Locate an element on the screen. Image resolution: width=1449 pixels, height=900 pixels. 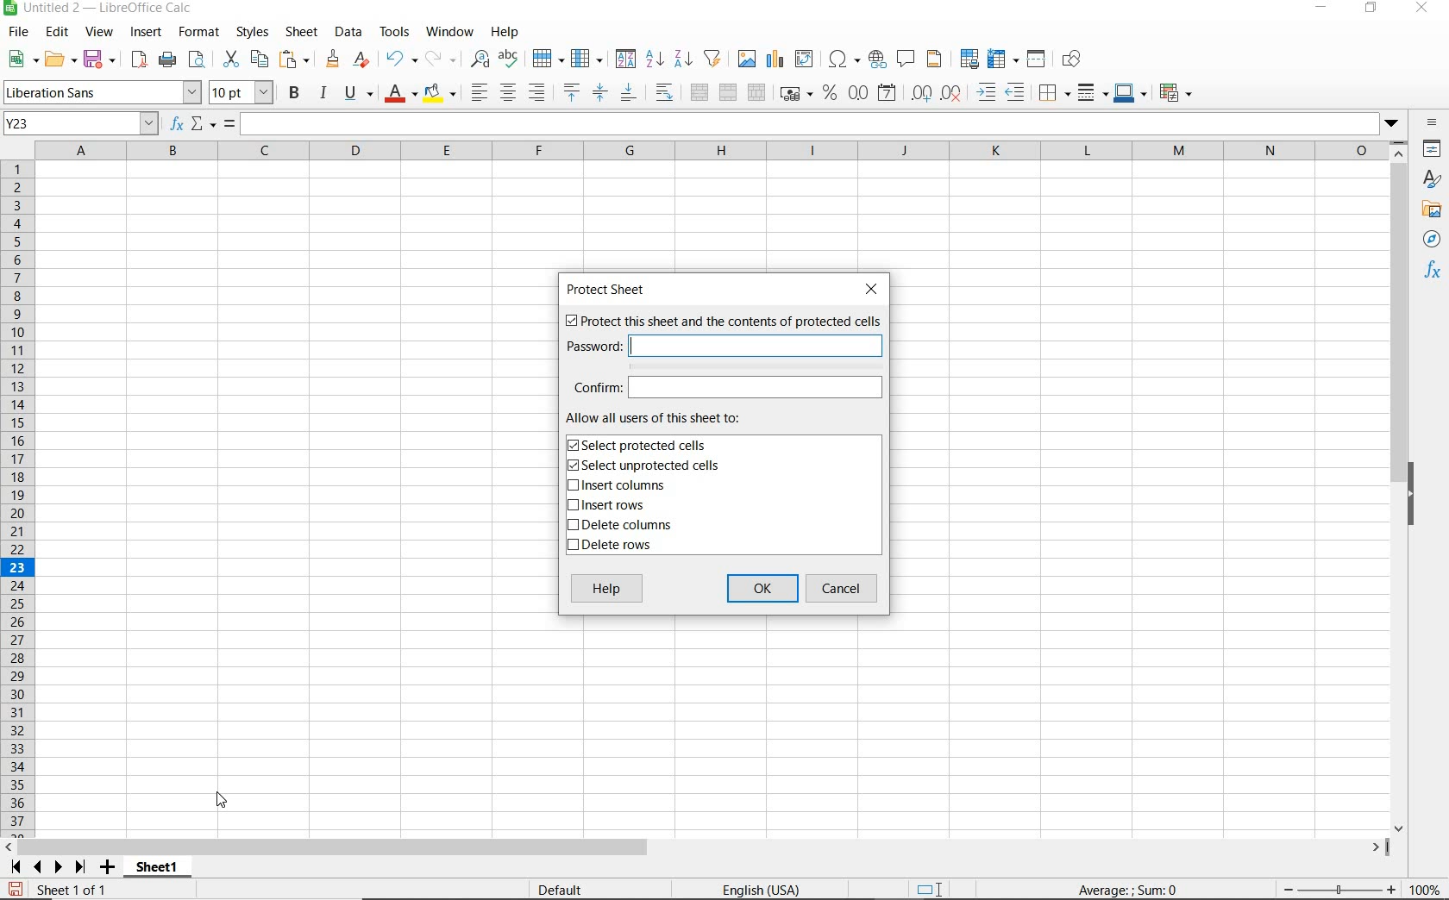
FORMULA is located at coordinates (1129, 891).